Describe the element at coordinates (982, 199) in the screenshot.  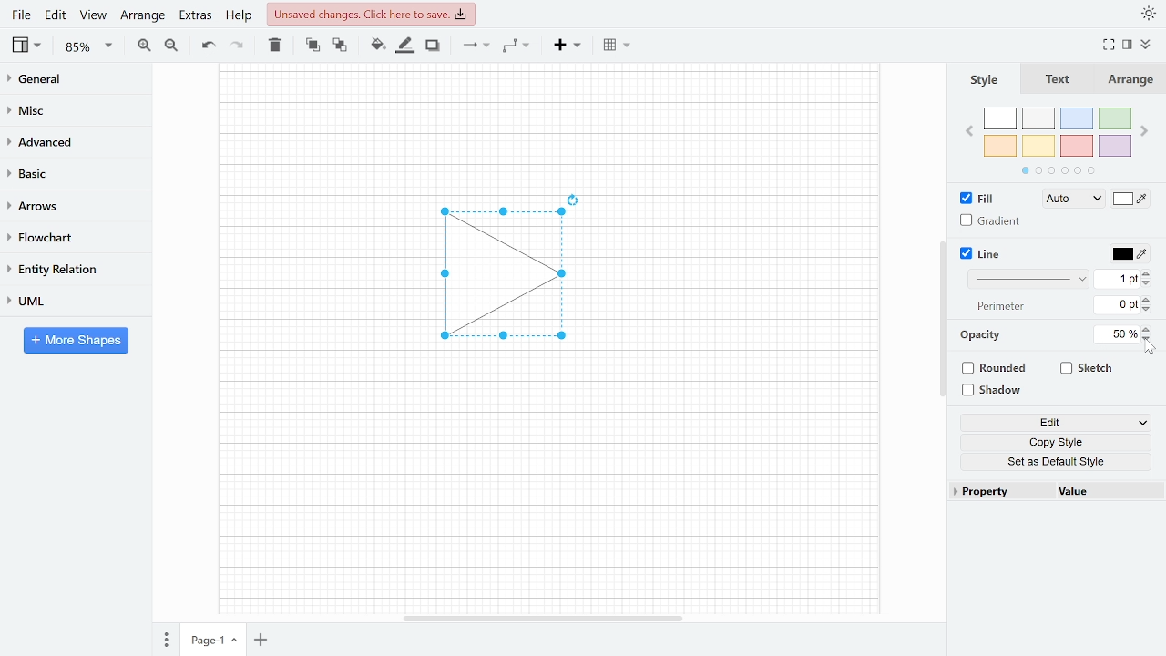
I see `Fill` at that location.